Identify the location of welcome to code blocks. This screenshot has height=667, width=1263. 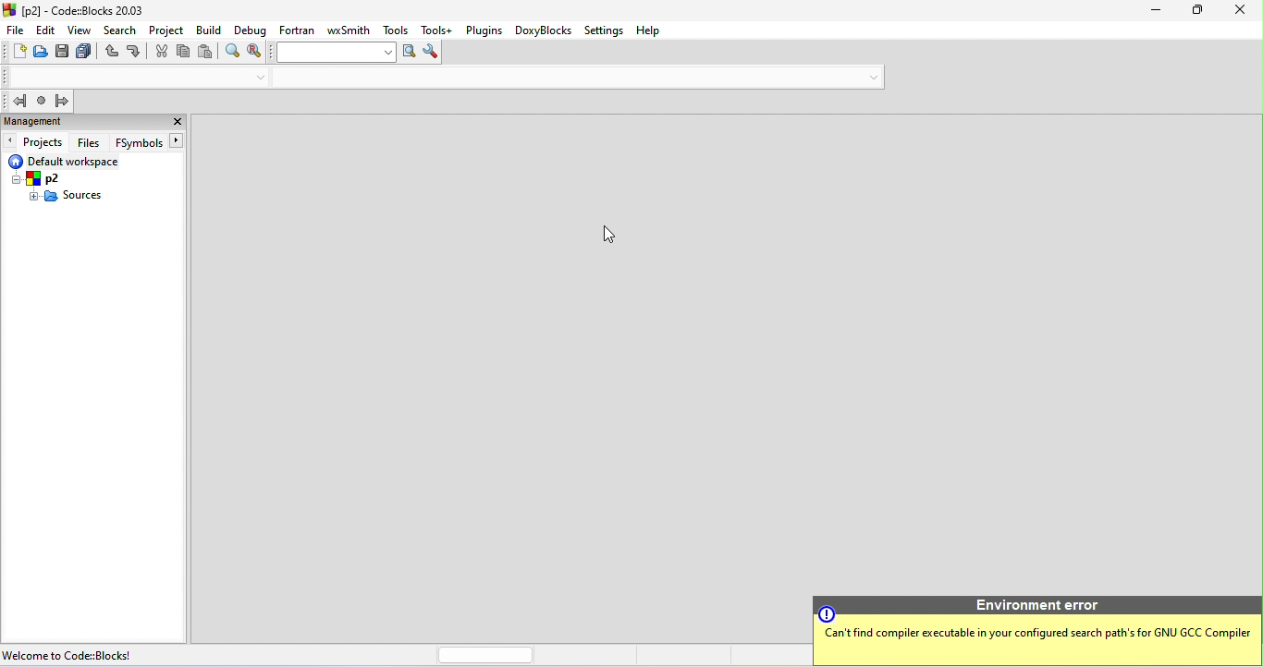
(90, 654).